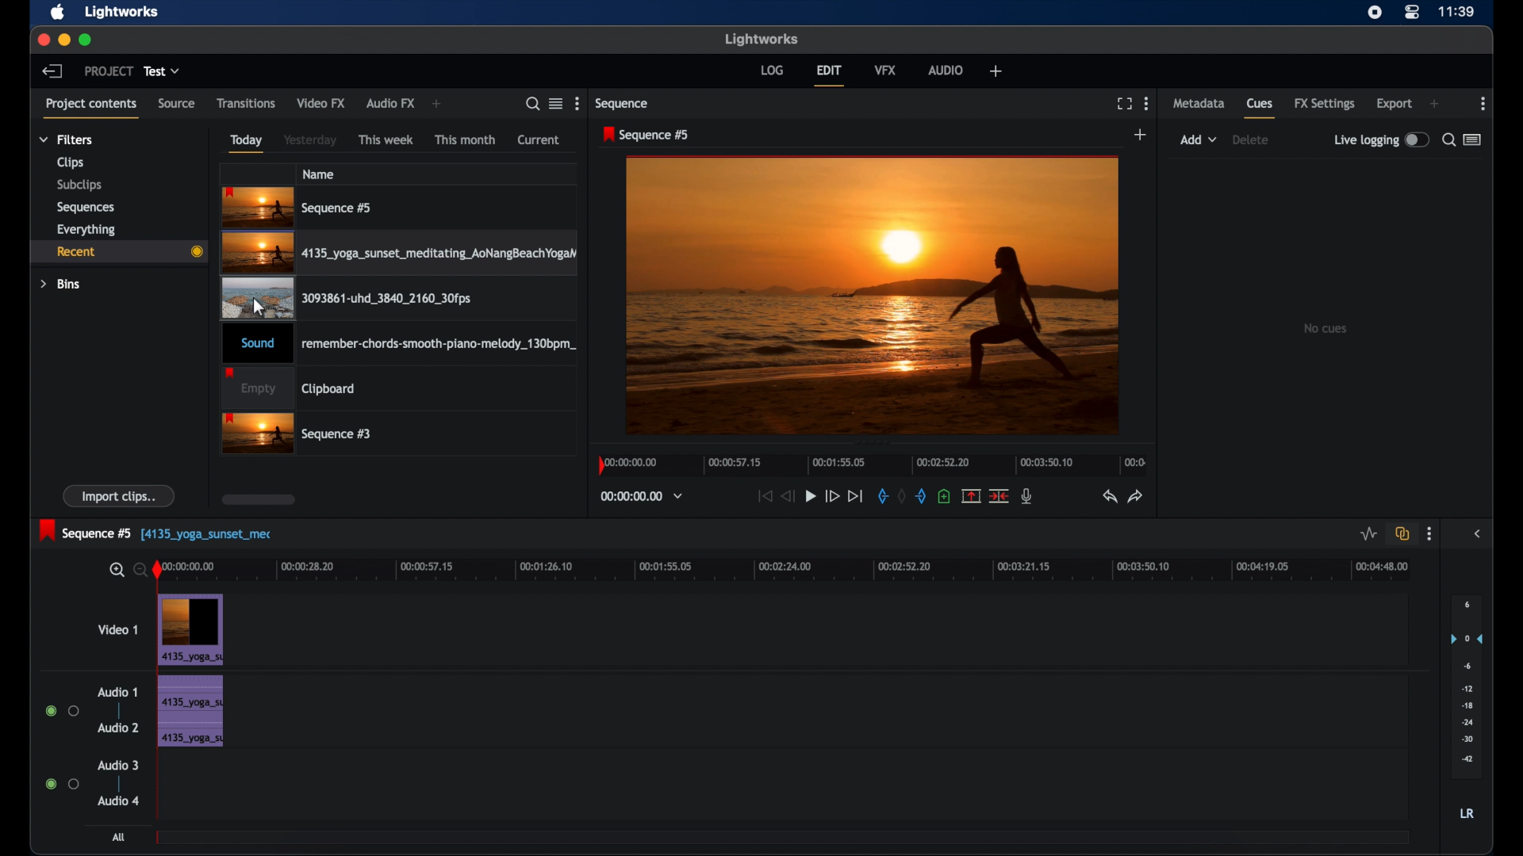 This screenshot has width=1523, height=856. What do you see at coordinates (190, 629) in the screenshot?
I see `video clip` at bounding box center [190, 629].